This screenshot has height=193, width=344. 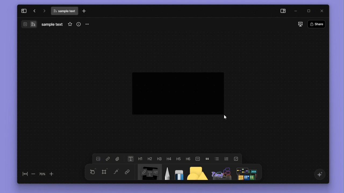 What do you see at coordinates (117, 159) in the screenshot?
I see `file` at bounding box center [117, 159].